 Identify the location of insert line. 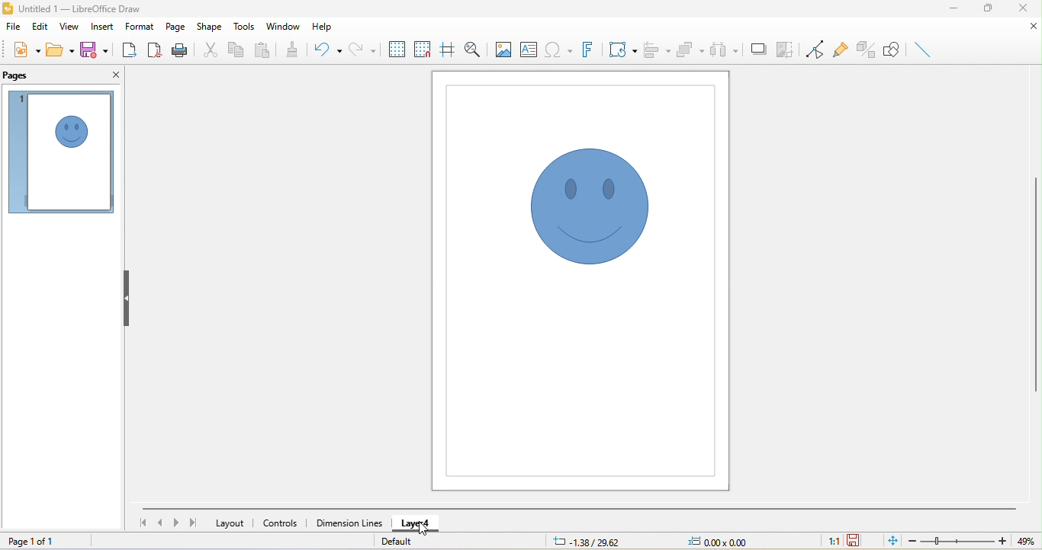
(925, 48).